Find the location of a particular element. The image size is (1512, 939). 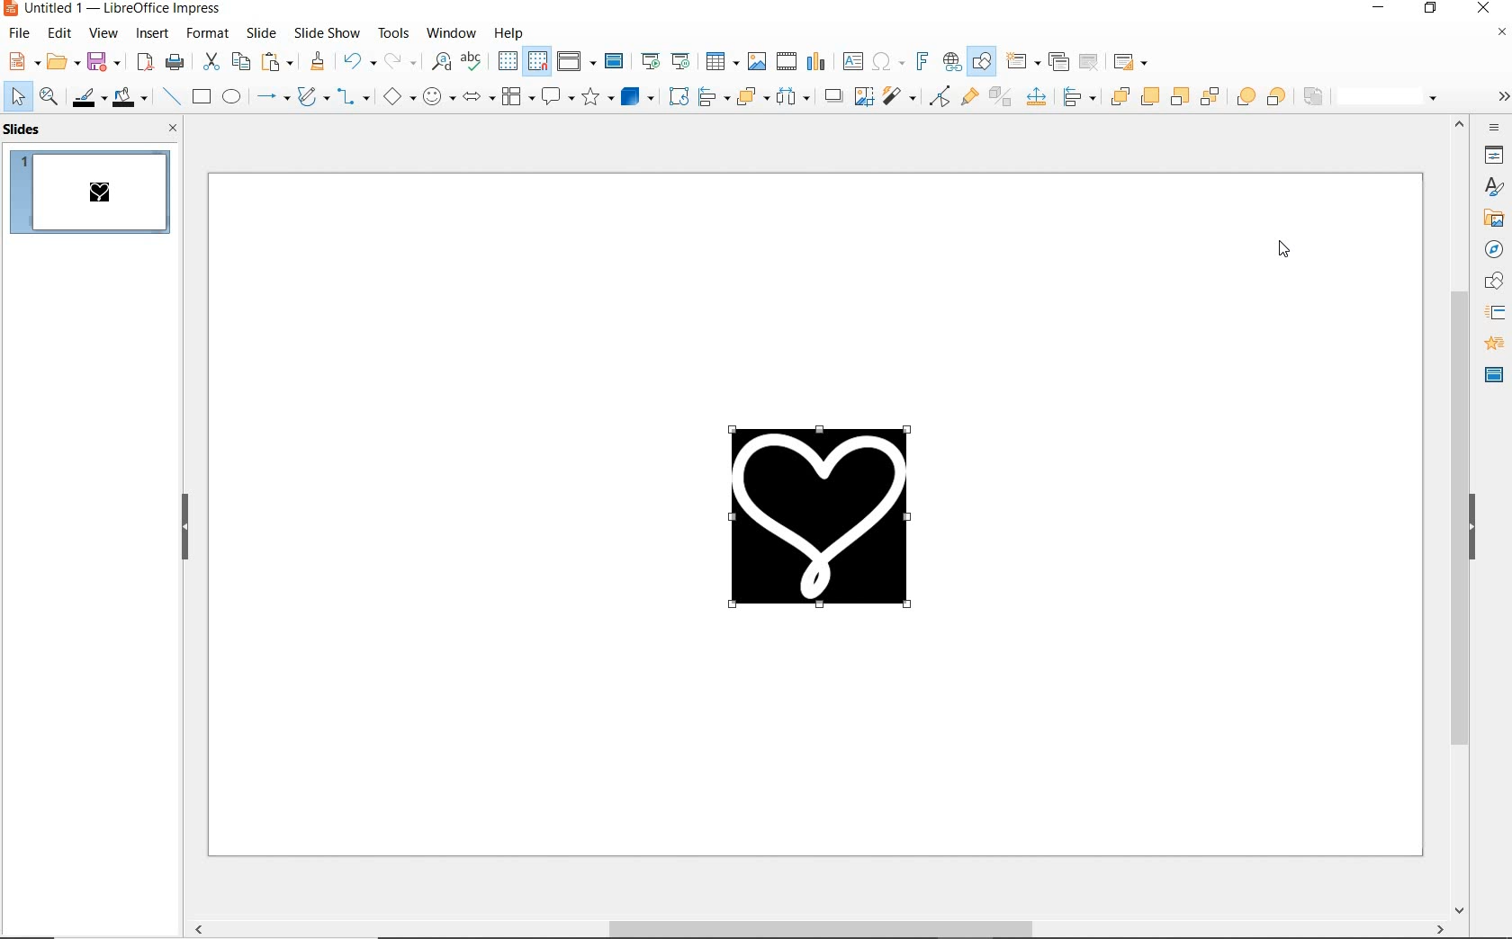

lines and arrows is located at coordinates (274, 97).